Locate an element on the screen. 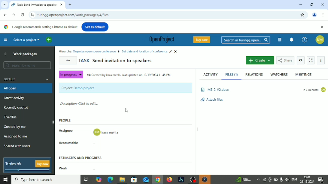 Image resolution: width=328 pixels, height=184 pixels. File explorer is located at coordinates (122, 180).